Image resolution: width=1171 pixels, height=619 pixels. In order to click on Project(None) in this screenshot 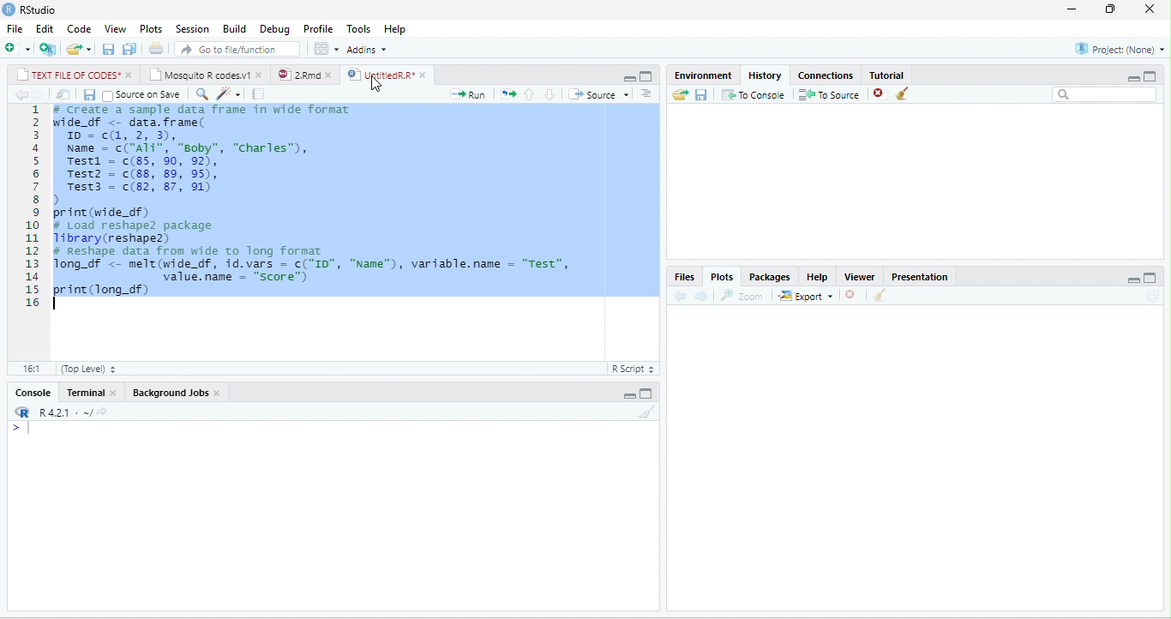, I will do `click(1120, 49)`.